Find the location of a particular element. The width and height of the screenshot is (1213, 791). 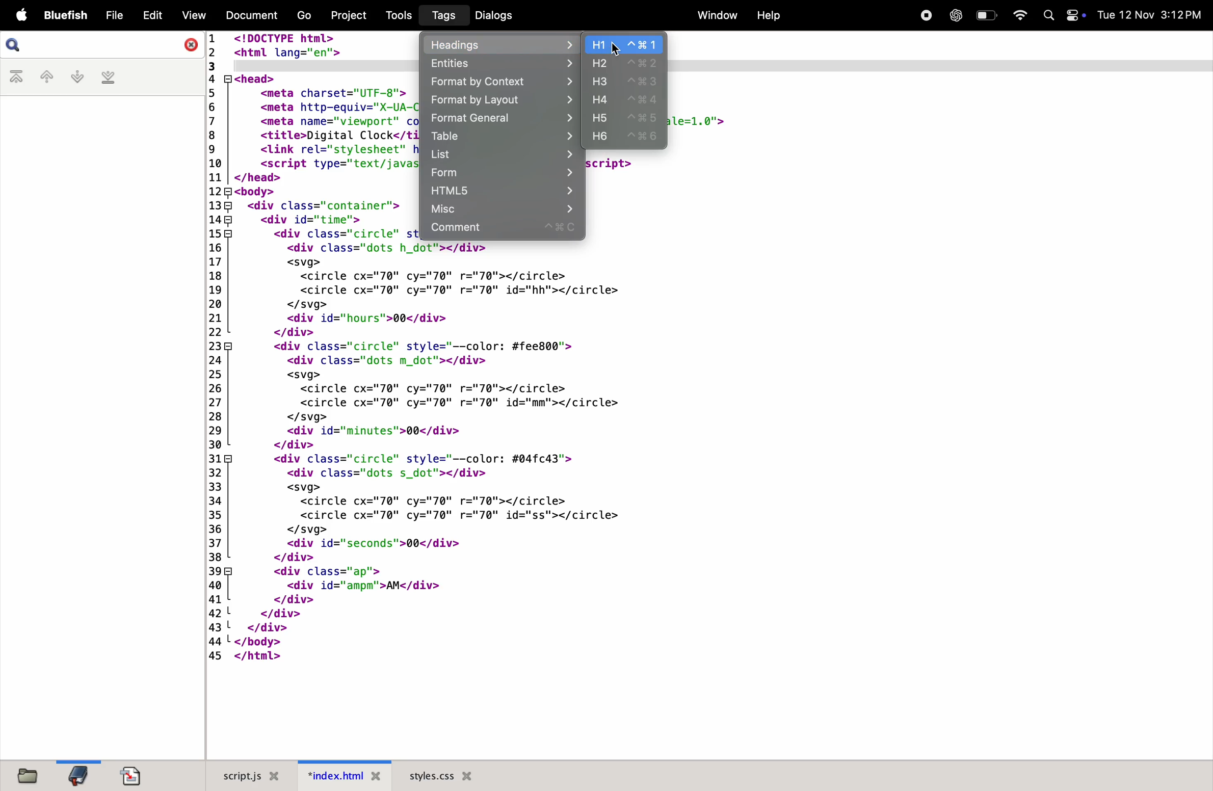

edit is located at coordinates (152, 14).